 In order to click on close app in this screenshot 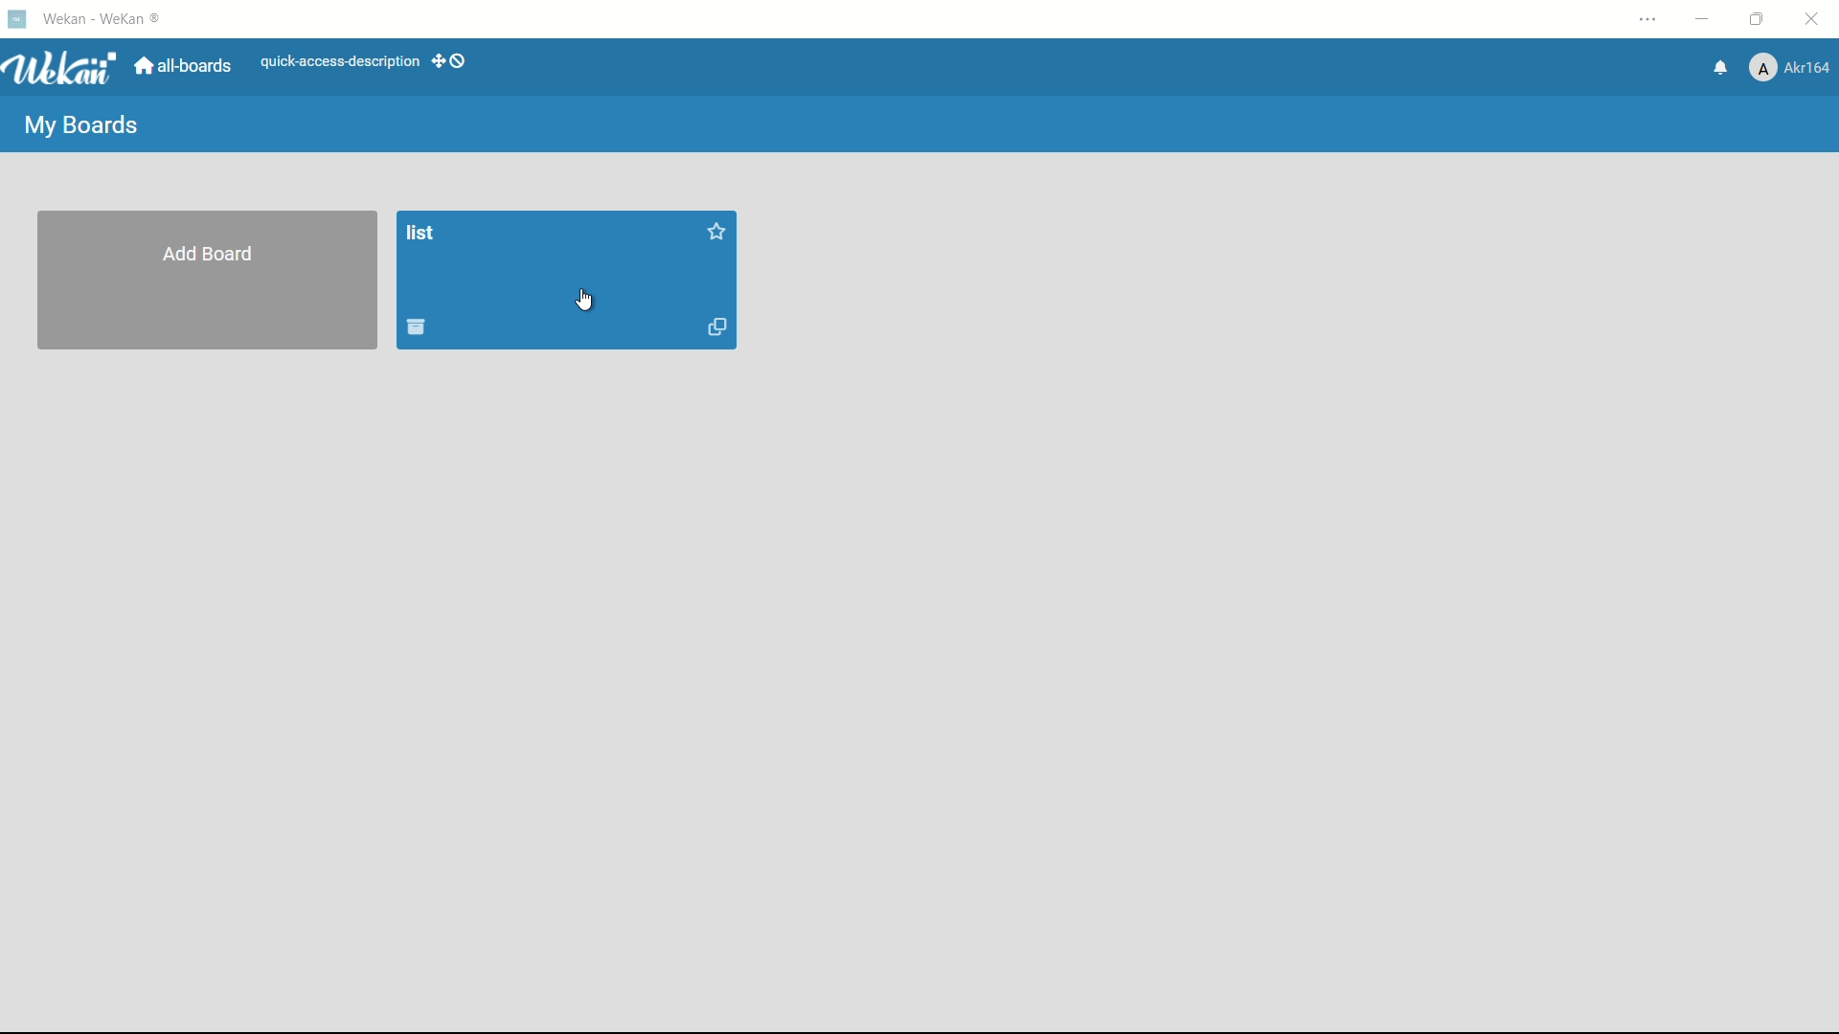, I will do `click(1812, 19)`.